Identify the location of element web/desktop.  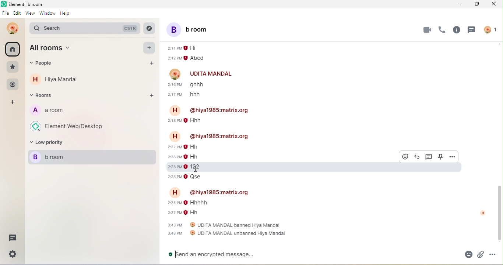
(72, 127).